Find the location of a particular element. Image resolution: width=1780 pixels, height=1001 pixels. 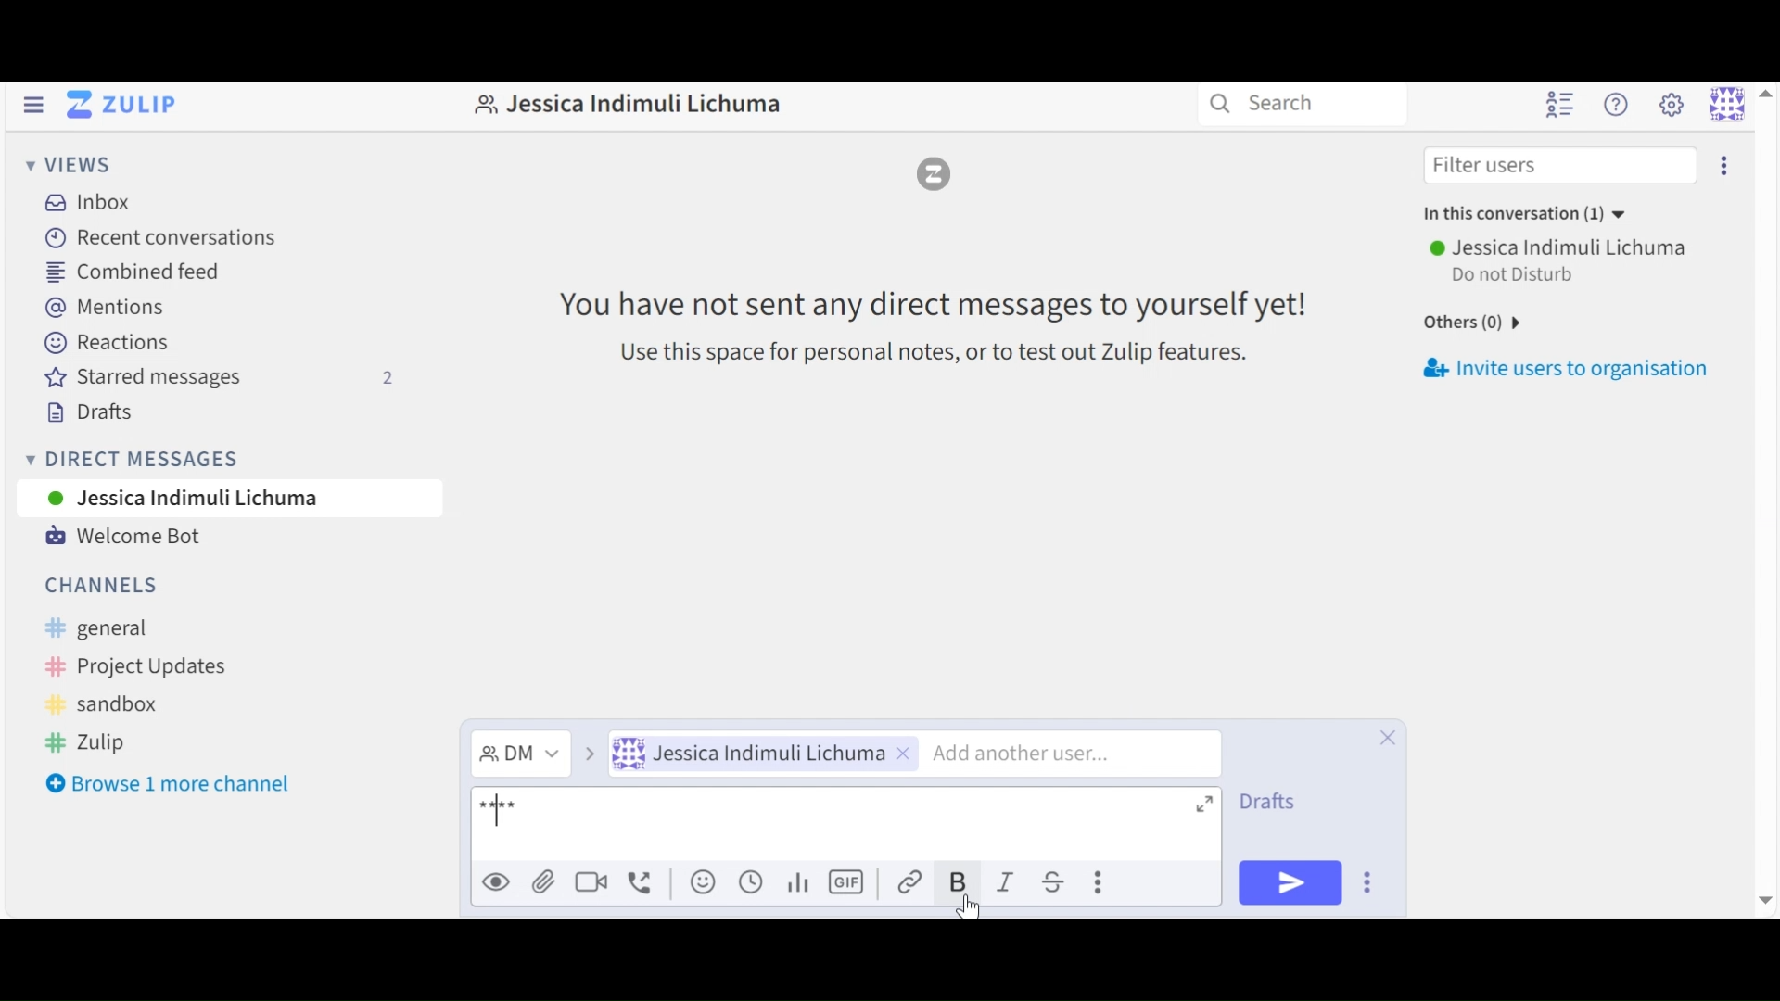

Message is located at coordinates (847, 825).